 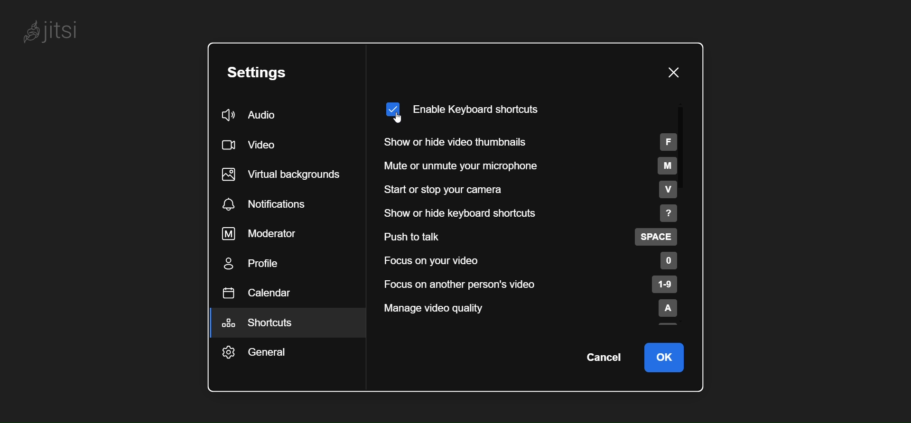 I want to click on shortcut, so click(x=262, y=323).